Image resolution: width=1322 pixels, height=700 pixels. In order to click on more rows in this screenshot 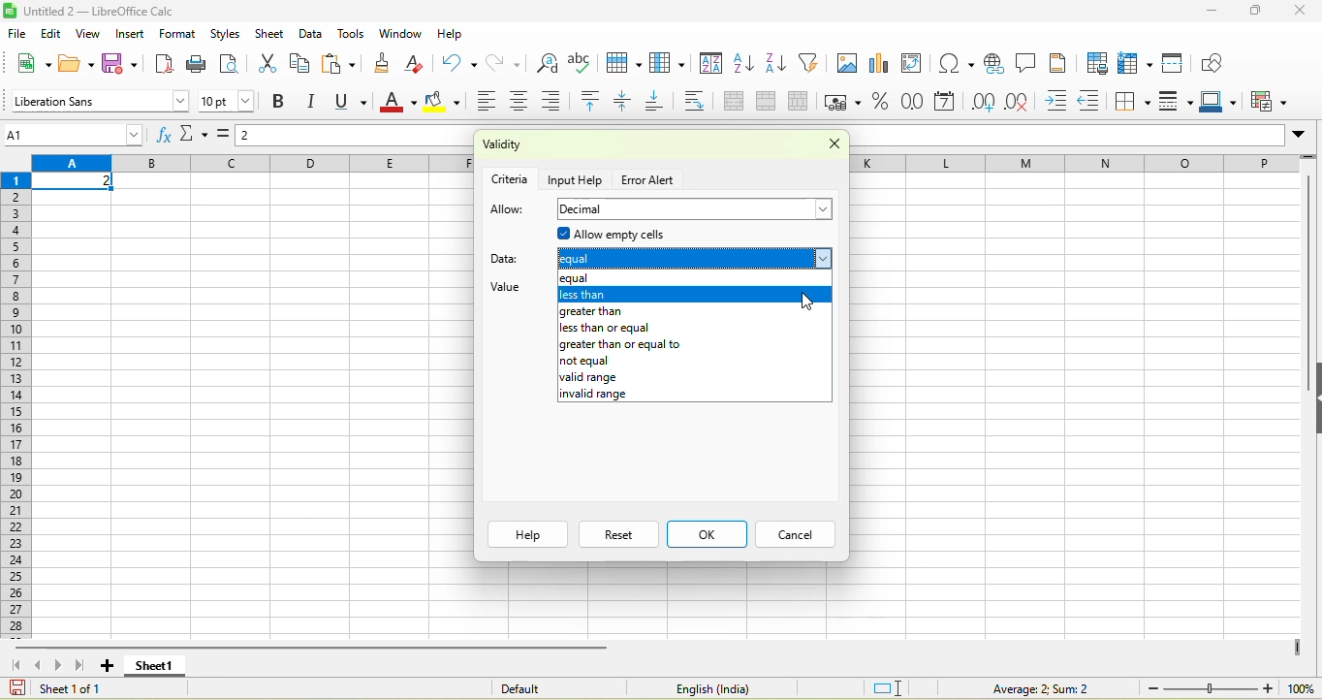, I will do `click(1309, 161)`.